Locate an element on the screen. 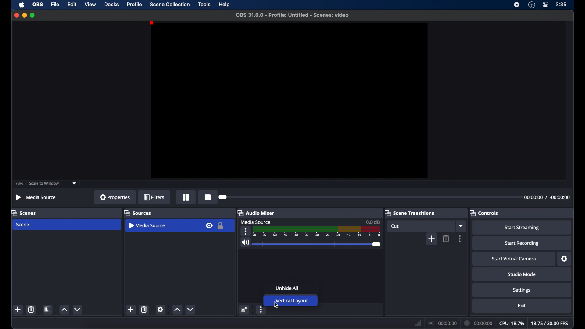 Image resolution: width=585 pixels, height=329 pixels. settings is located at coordinates (522, 291).